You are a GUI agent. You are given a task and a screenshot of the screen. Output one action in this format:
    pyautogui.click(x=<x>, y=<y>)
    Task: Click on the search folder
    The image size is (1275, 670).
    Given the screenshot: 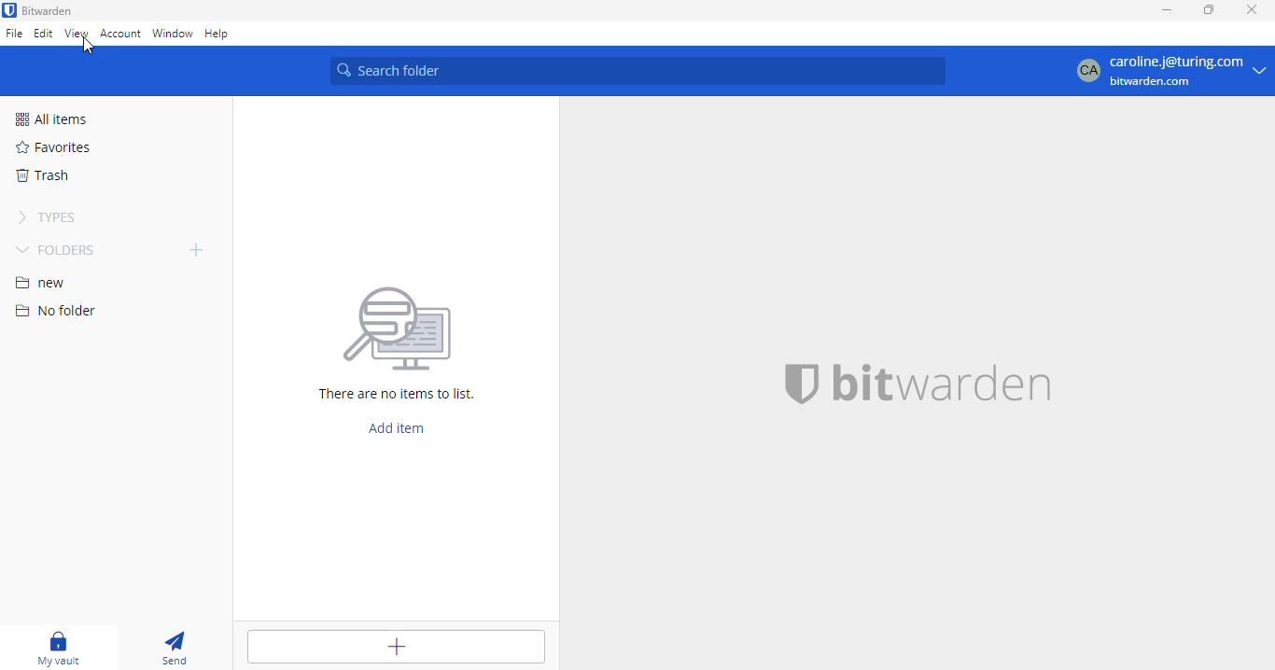 What is the action you would take?
    pyautogui.click(x=640, y=71)
    